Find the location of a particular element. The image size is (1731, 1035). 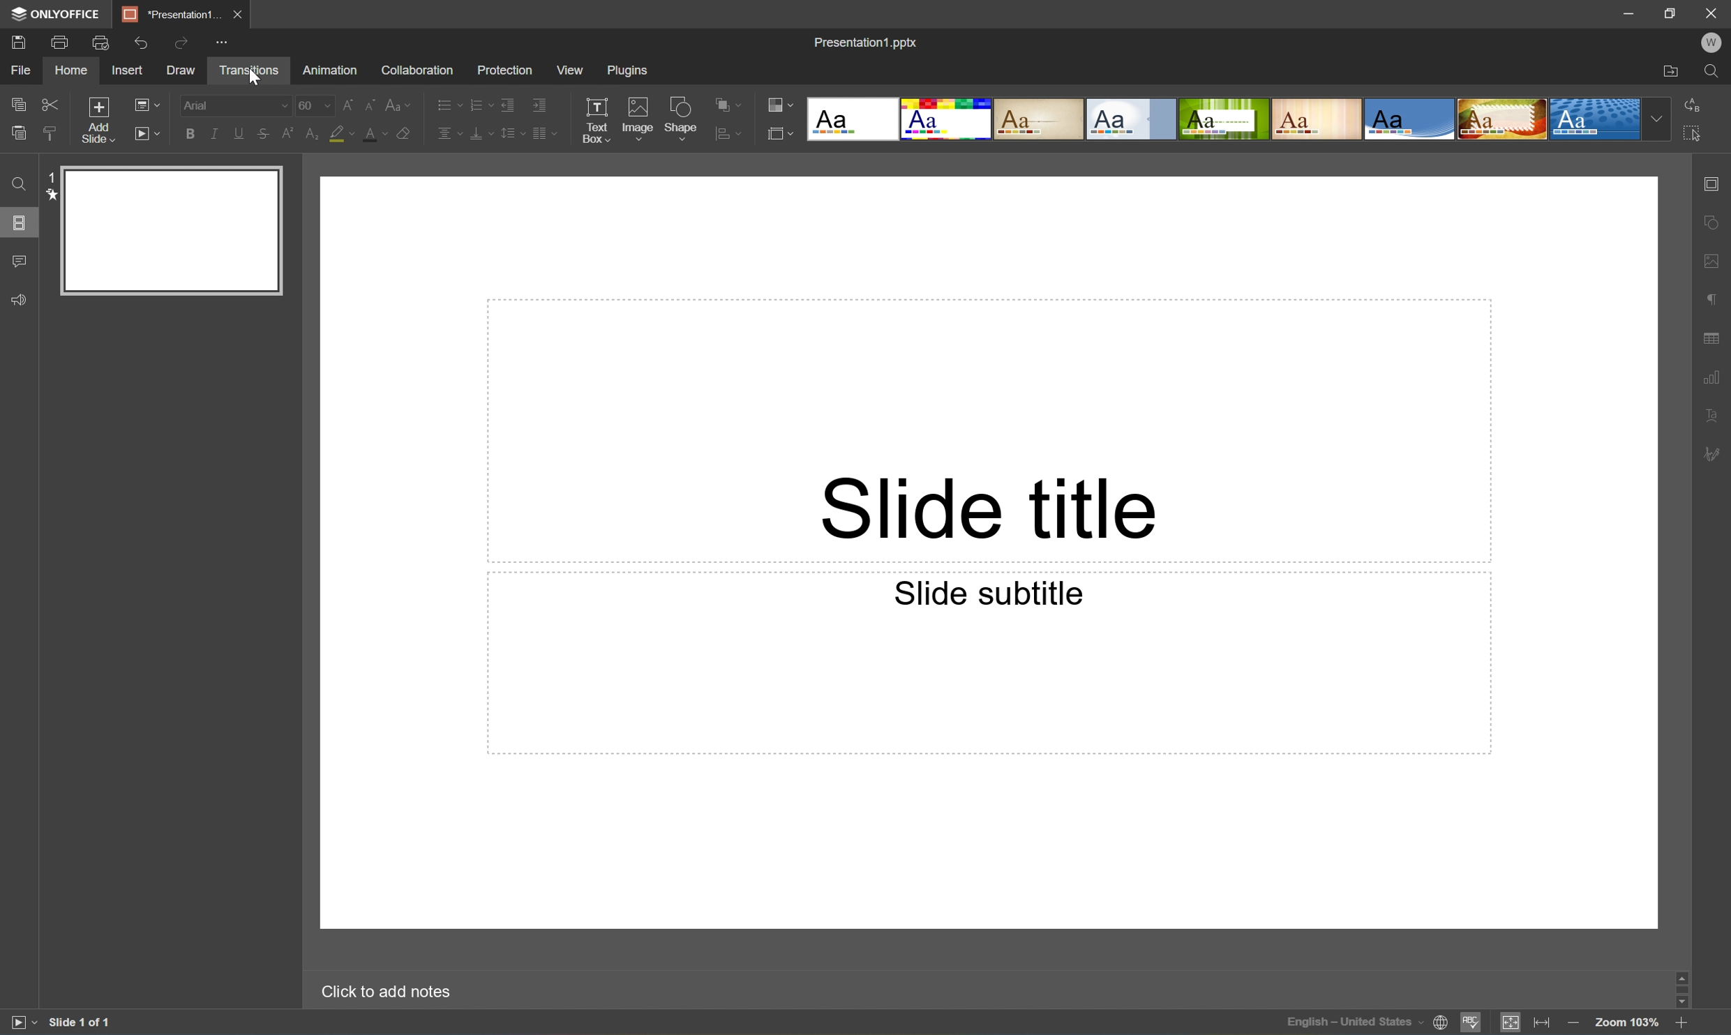

Restore Down is located at coordinates (1674, 15).